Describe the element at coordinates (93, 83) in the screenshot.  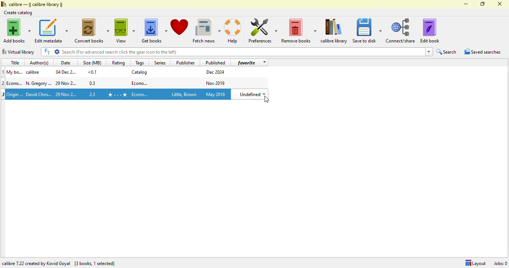
I see `size` at that location.